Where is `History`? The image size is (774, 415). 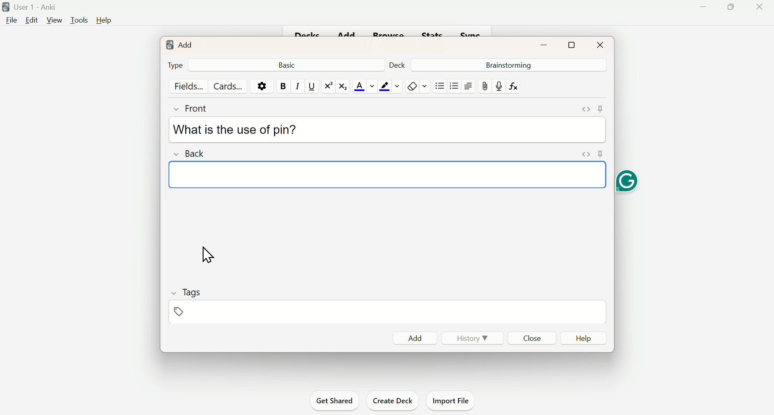 History is located at coordinates (469, 337).